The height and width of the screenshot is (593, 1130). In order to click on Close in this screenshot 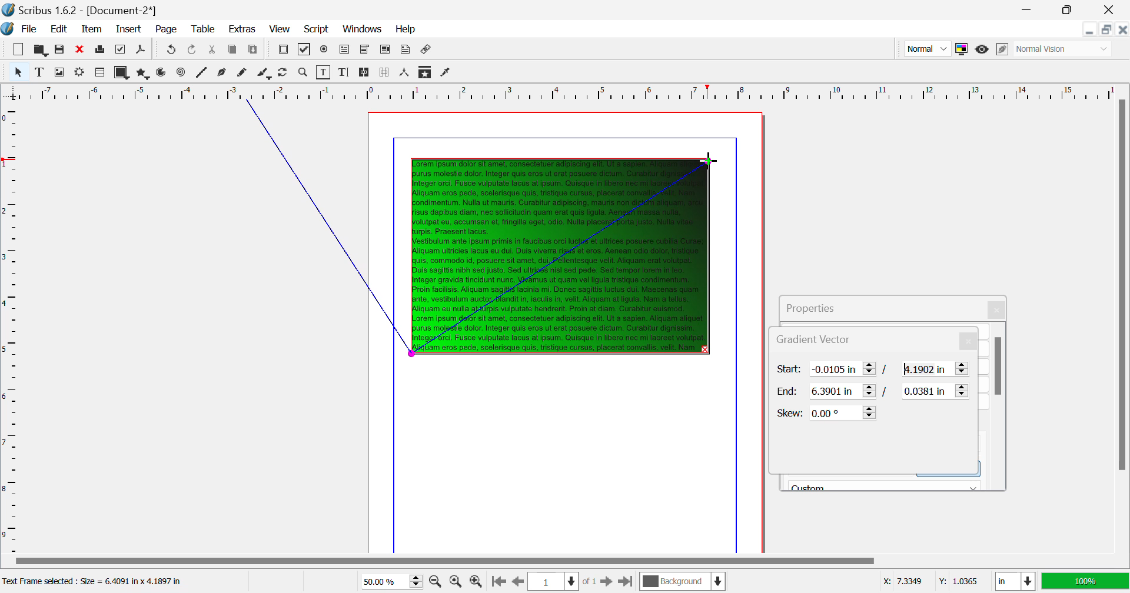, I will do `click(1123, 29)`.